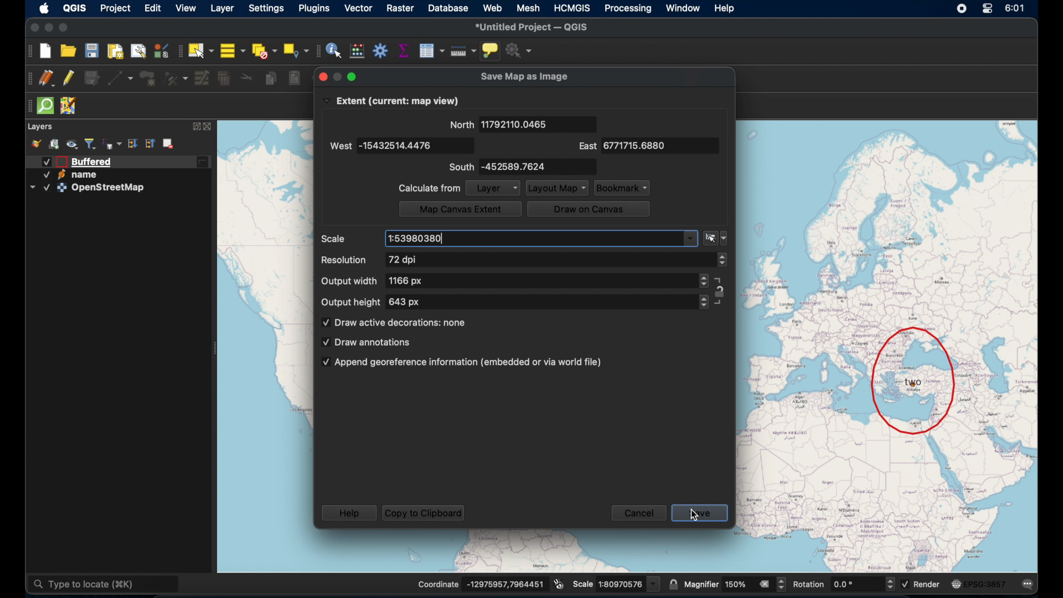 The width and height of the screenshot is (1063, 598). Describe the element at coordinates (736, 584) in the screenshot. I see `magnifier value` at that location.